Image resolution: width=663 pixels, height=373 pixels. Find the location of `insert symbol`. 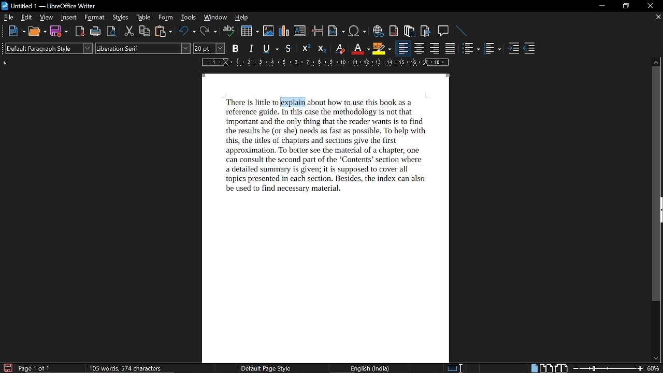

insert symbol is located at coordinates (357, 31).